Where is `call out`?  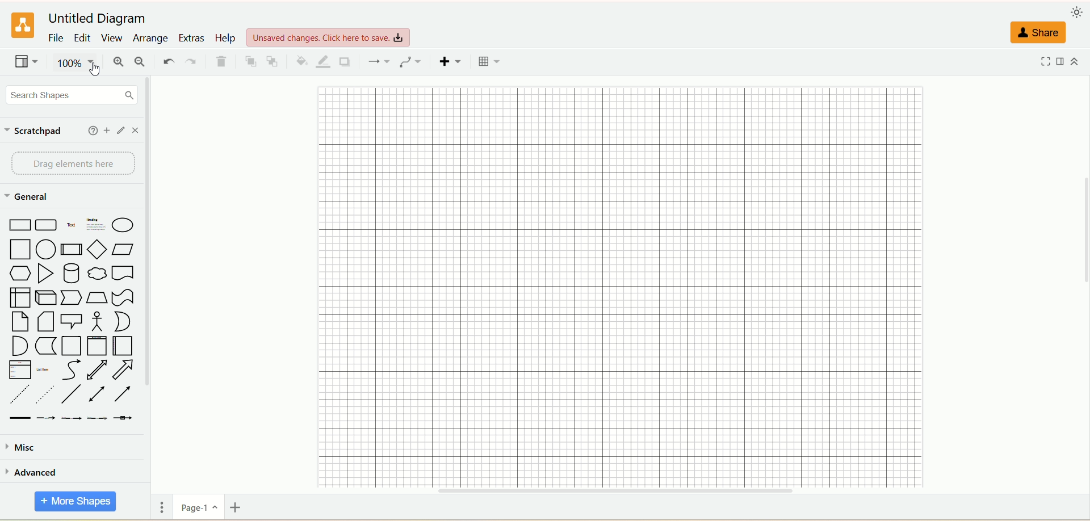 call out is located at coordinates (71, 320).